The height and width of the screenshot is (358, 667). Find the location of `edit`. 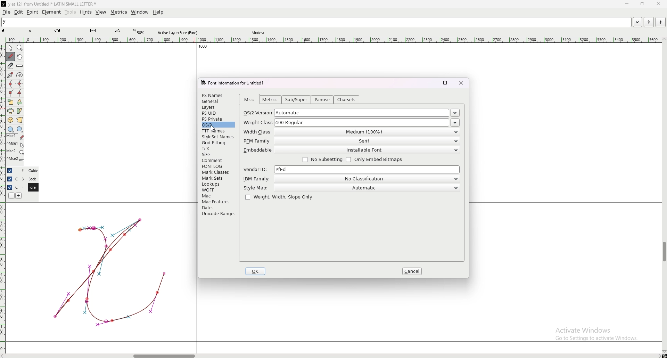

edit is located at coordinates (19, 12).